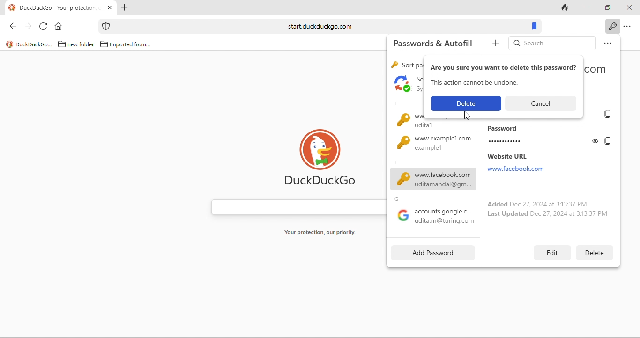  What do you see at coordinates (325, 160) in the screenshot?
I see `duck duck go logo` at bounding box center [325, 160].